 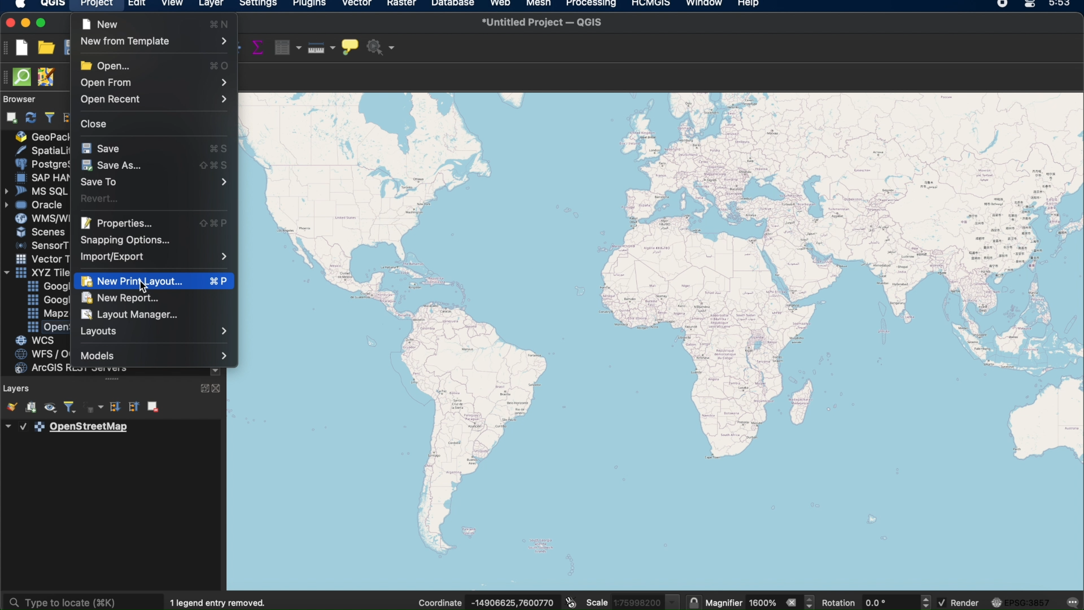 I want to click on Layout Manager, so click(x=129, y=316).